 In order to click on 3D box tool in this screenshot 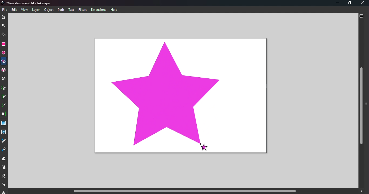, I will do `click(4, 70)`.